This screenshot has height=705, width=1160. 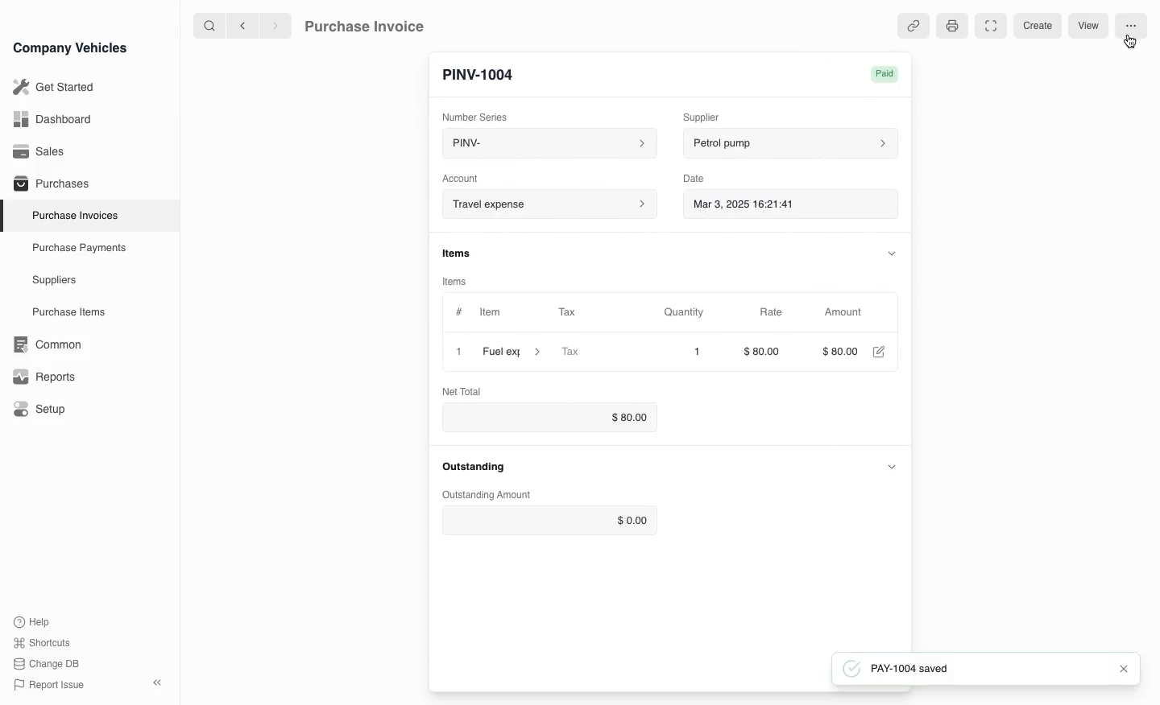 What do you see at coordinates (989, 669) in the screenshot?
I see `PAY-1004 saved` at bounding box center [989, 669].